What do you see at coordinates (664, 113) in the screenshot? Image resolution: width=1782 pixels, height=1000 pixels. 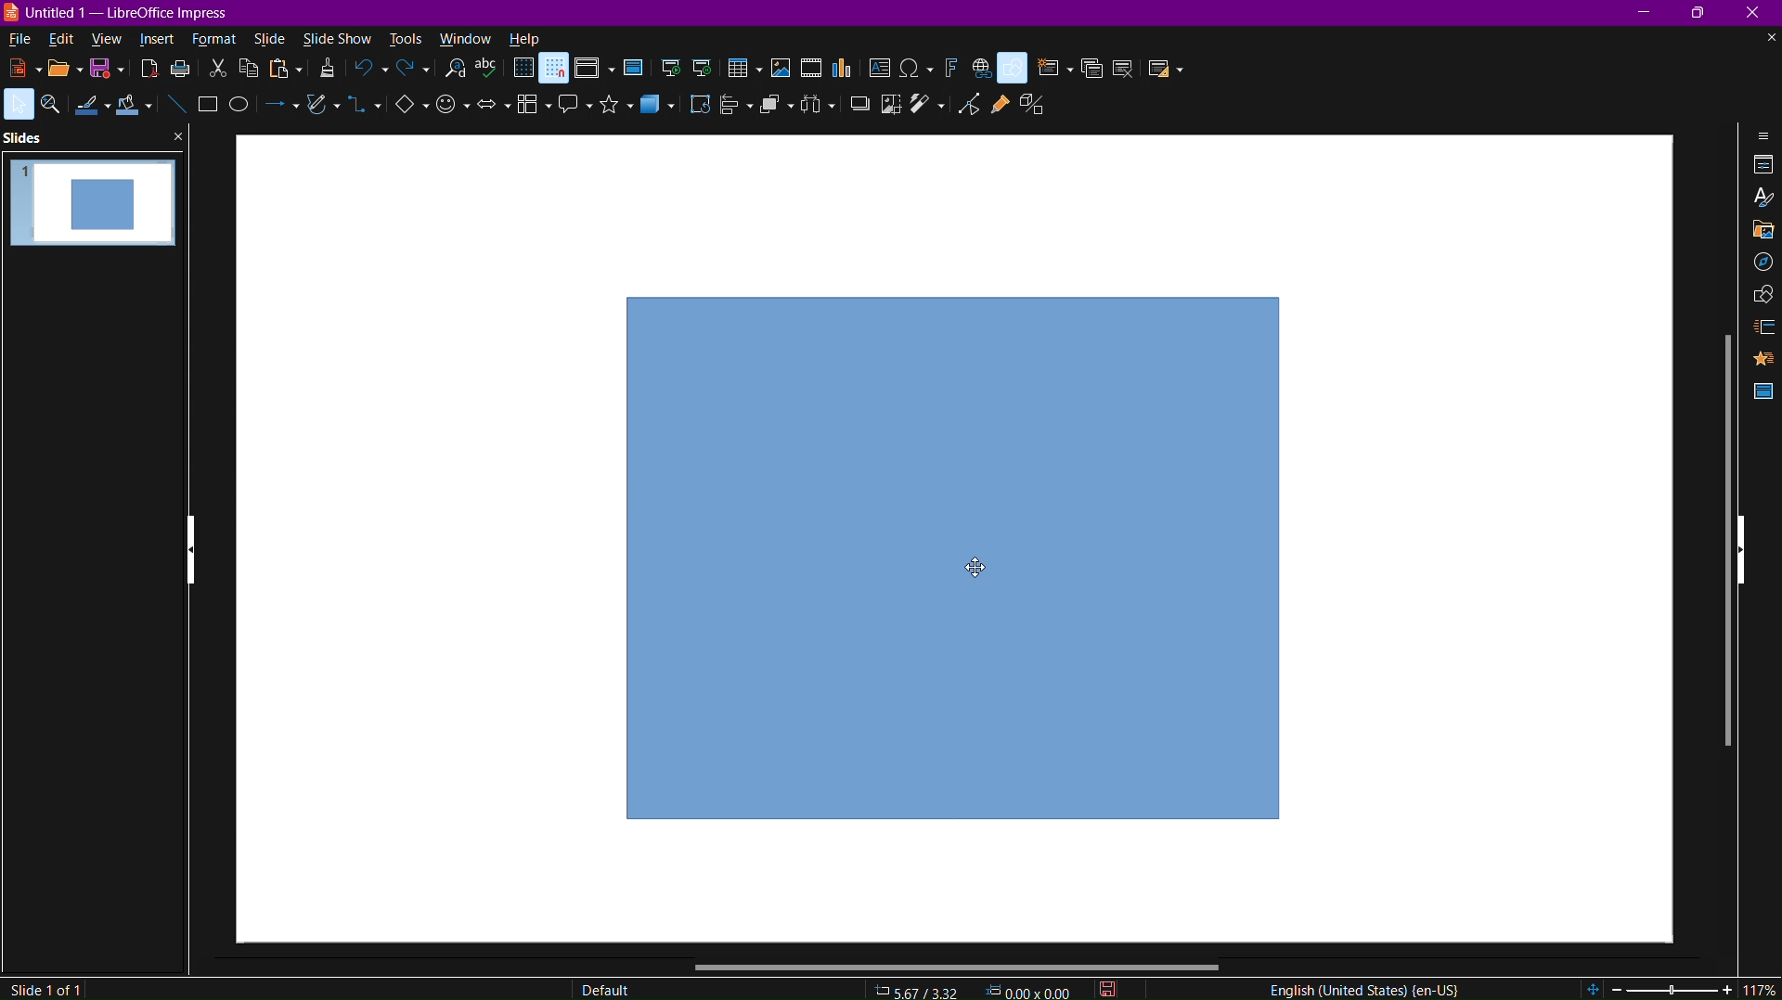 I see `3D objects` at bounding box center [664, 113].